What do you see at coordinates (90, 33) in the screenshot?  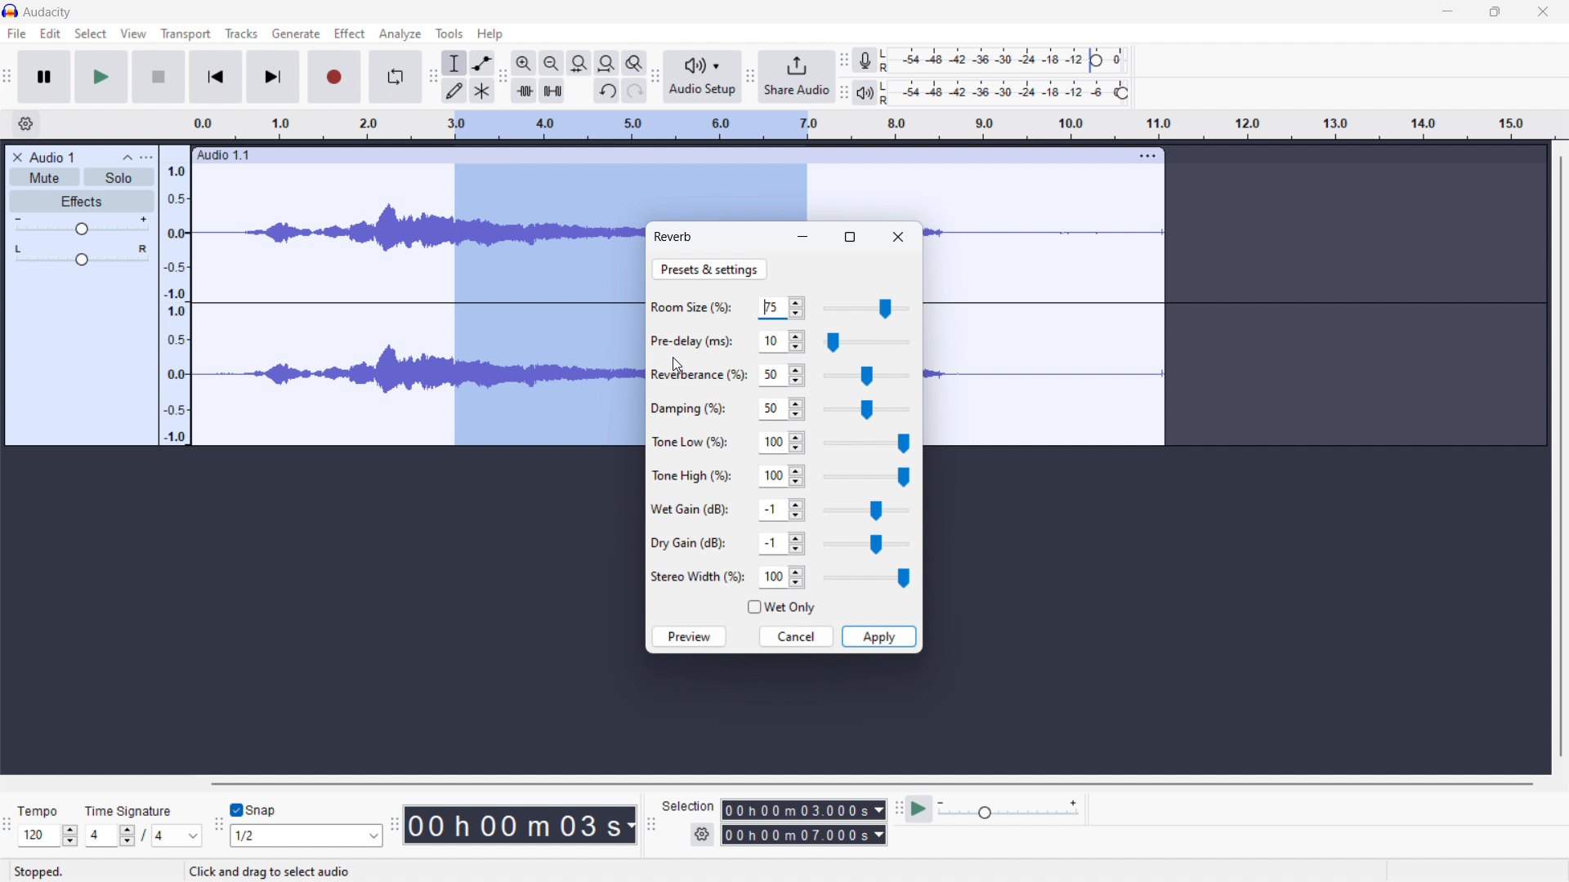 I see `select` at bounding box center [90, 33].